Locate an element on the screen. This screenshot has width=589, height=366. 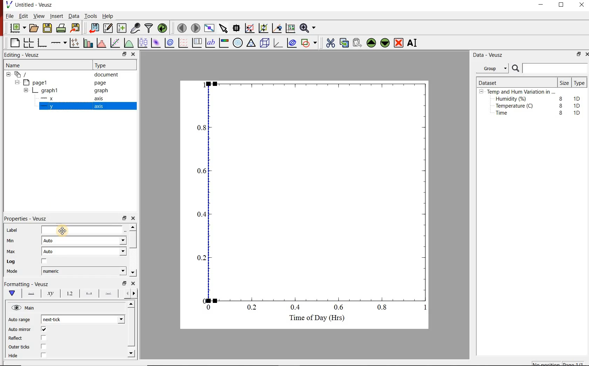
axis is located at coordinates (100, 107).